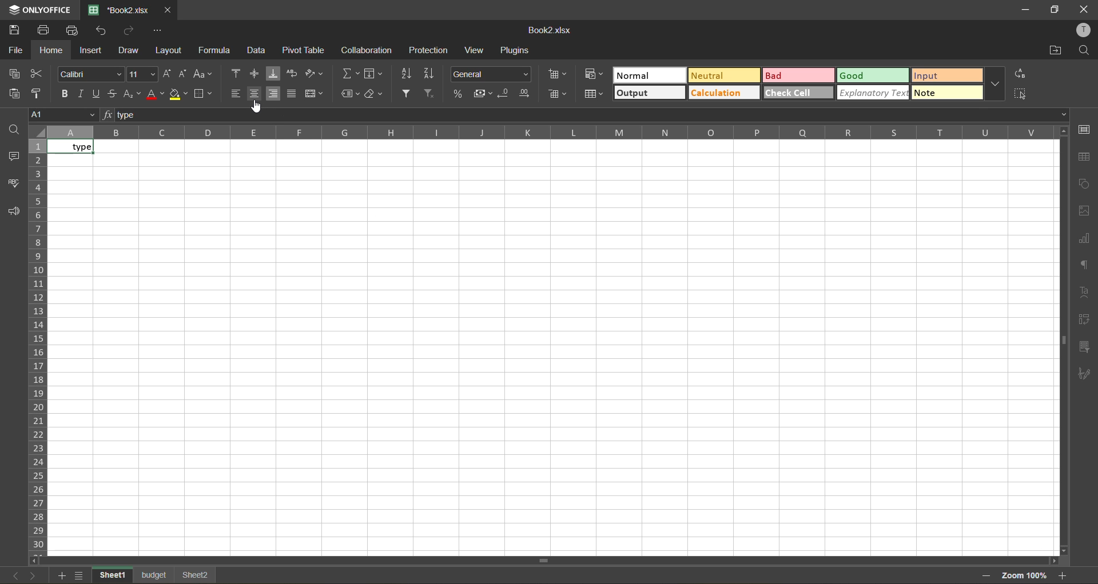 The height and width of the screenshot is (584, 1098). Describe the element at coordinates (1084, 131) in the screenshot. I see `cell settings` at that location.